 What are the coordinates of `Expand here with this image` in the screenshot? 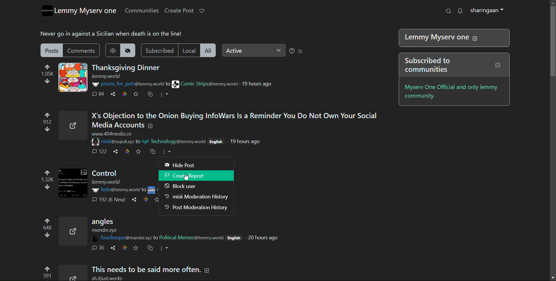 It's located at (70, 273).